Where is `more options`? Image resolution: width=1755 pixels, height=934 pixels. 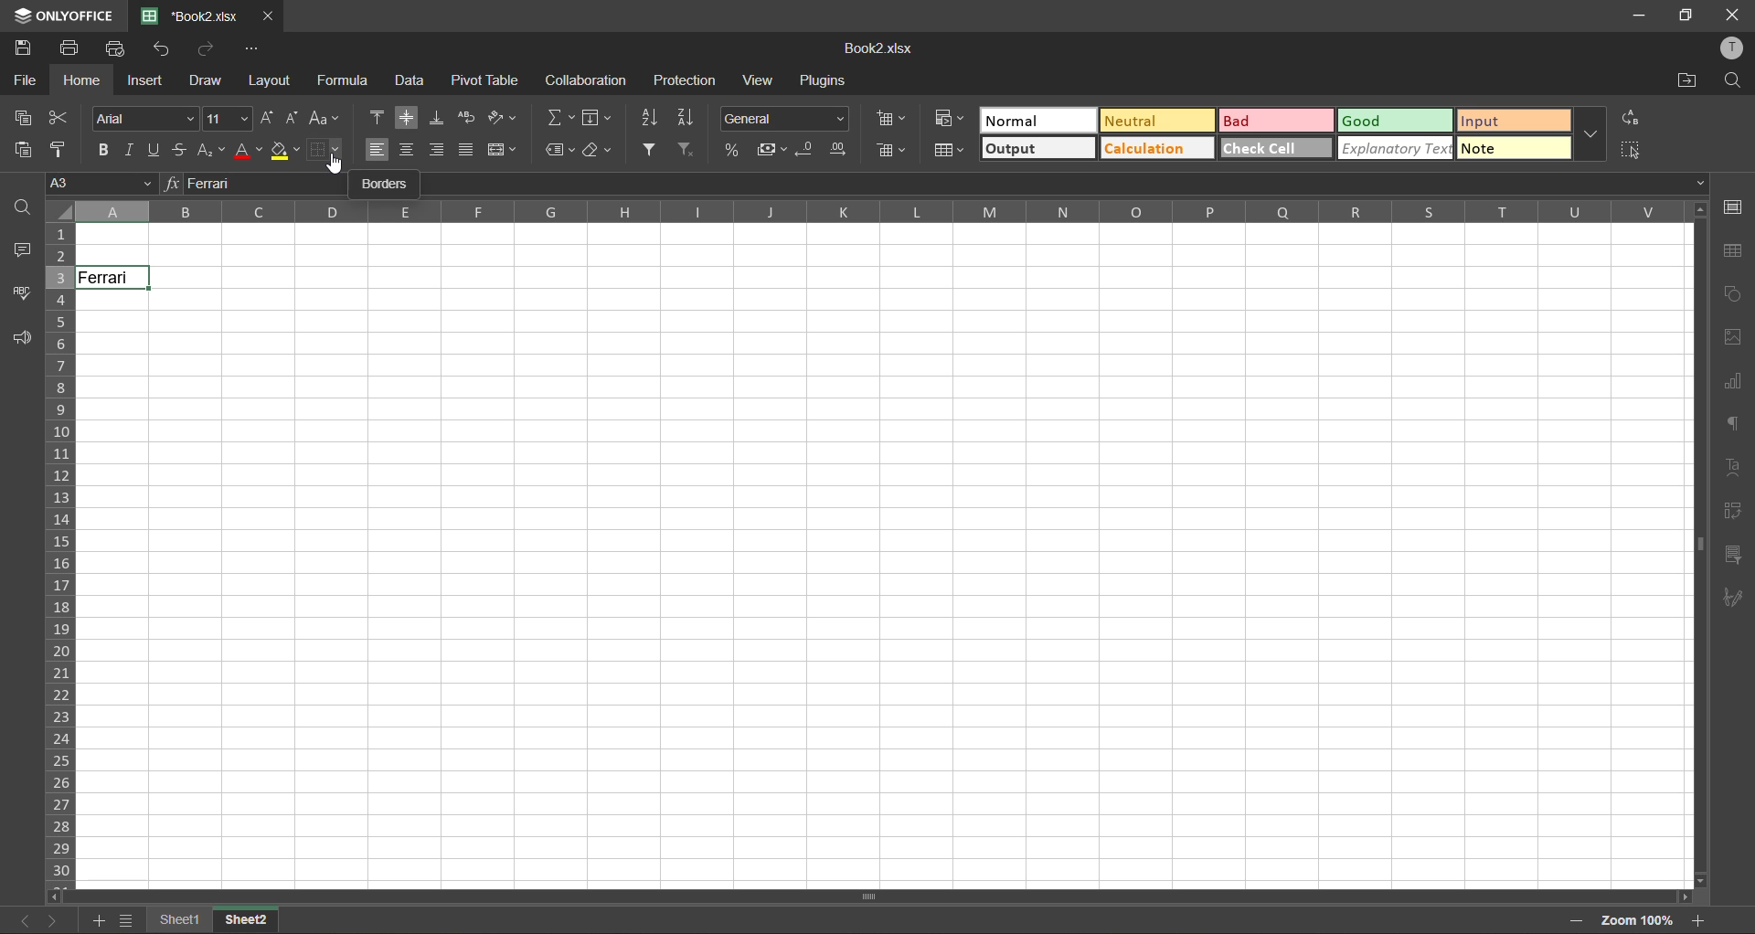 more options is located at coordinates (1591, 134).